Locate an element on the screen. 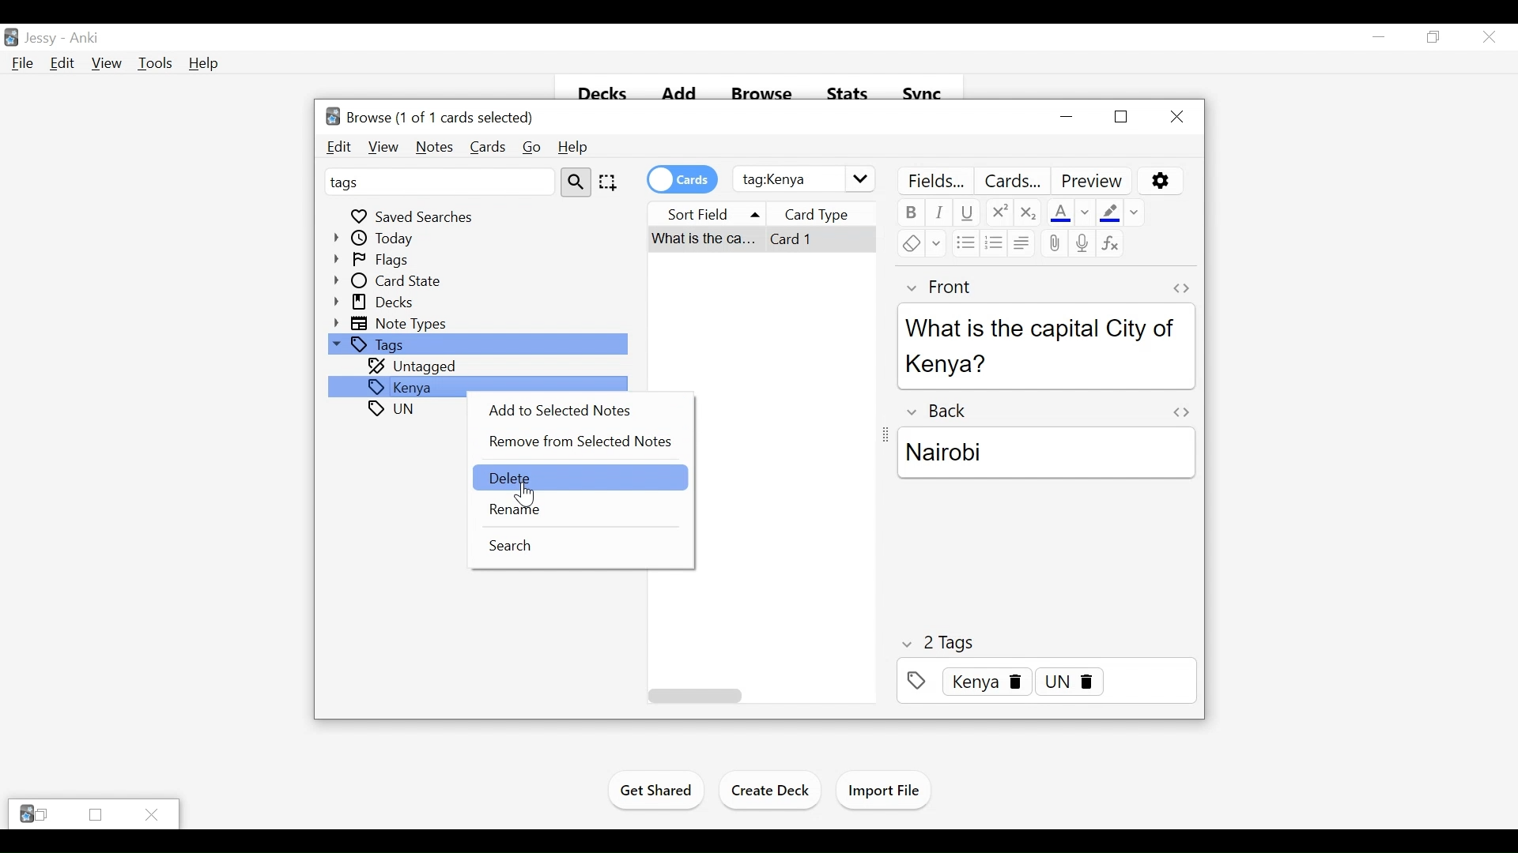 The image size is (1518, 853). Italics is located at coordinates (940, 213).